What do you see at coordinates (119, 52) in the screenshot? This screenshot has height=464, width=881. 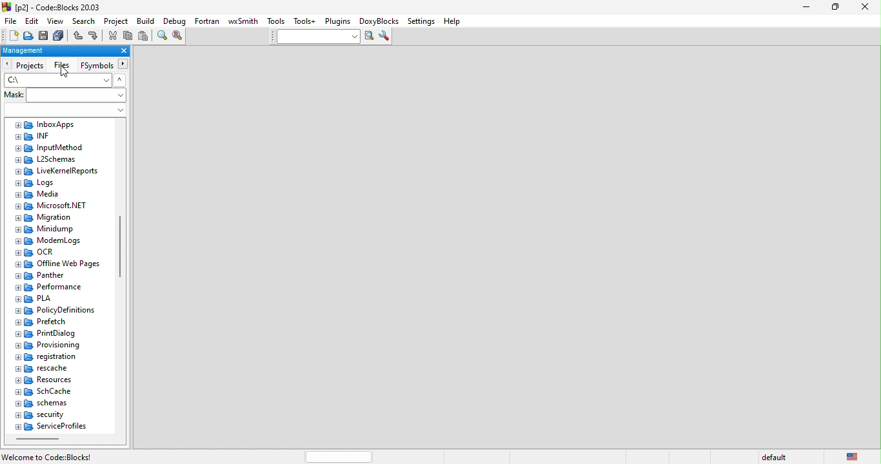 I see `close` at bounding box center [119, 52].